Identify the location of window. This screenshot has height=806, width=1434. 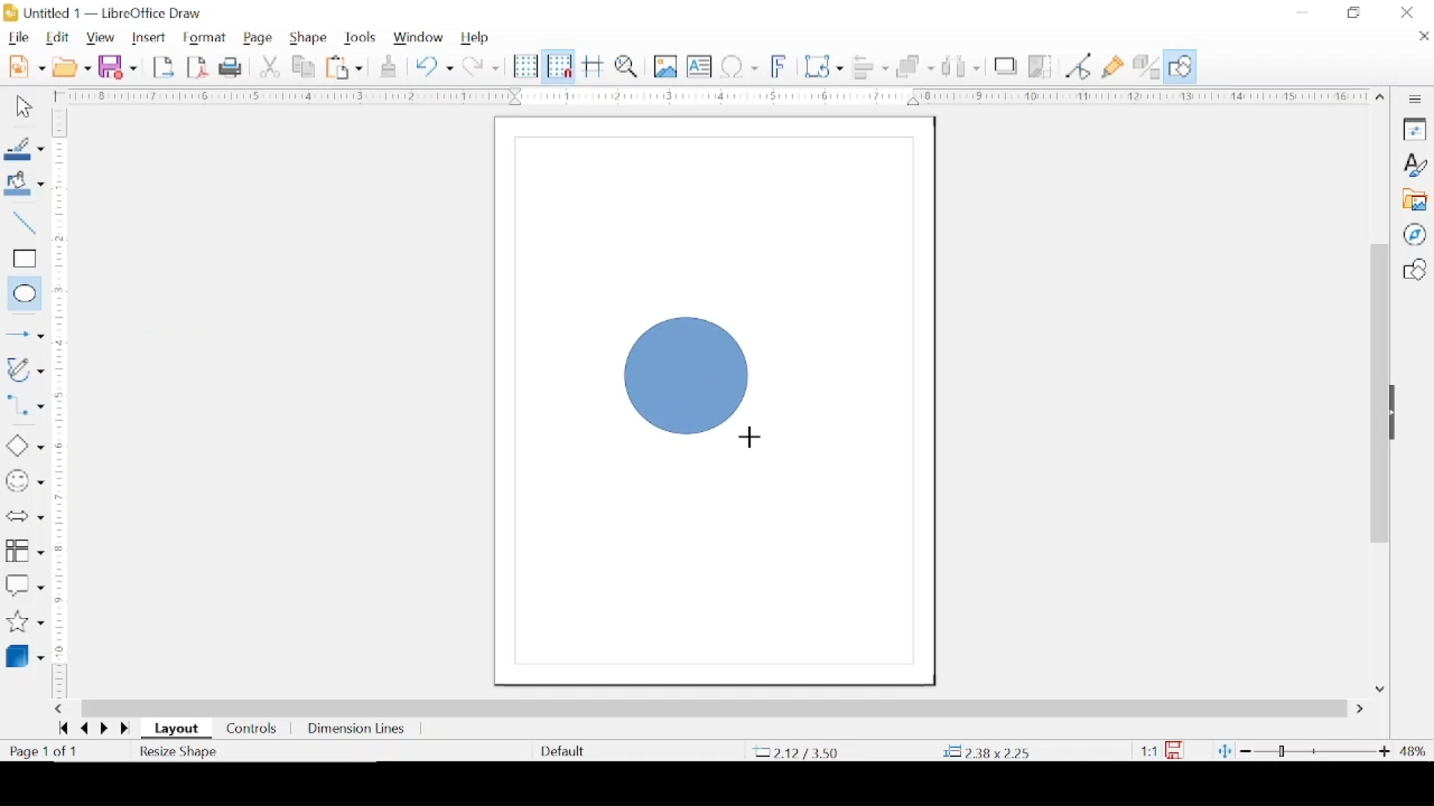
(418, 38).